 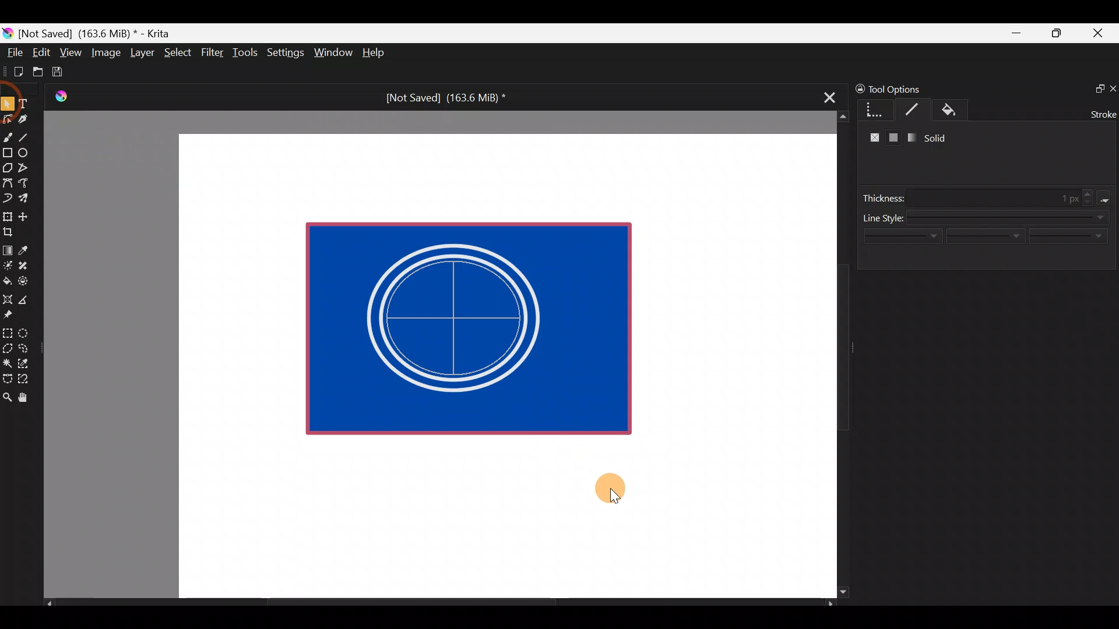 What do you see at coordinates (28, 168) in the screenshot?
I see `Polyline tool` at bounding box center [28, 168].